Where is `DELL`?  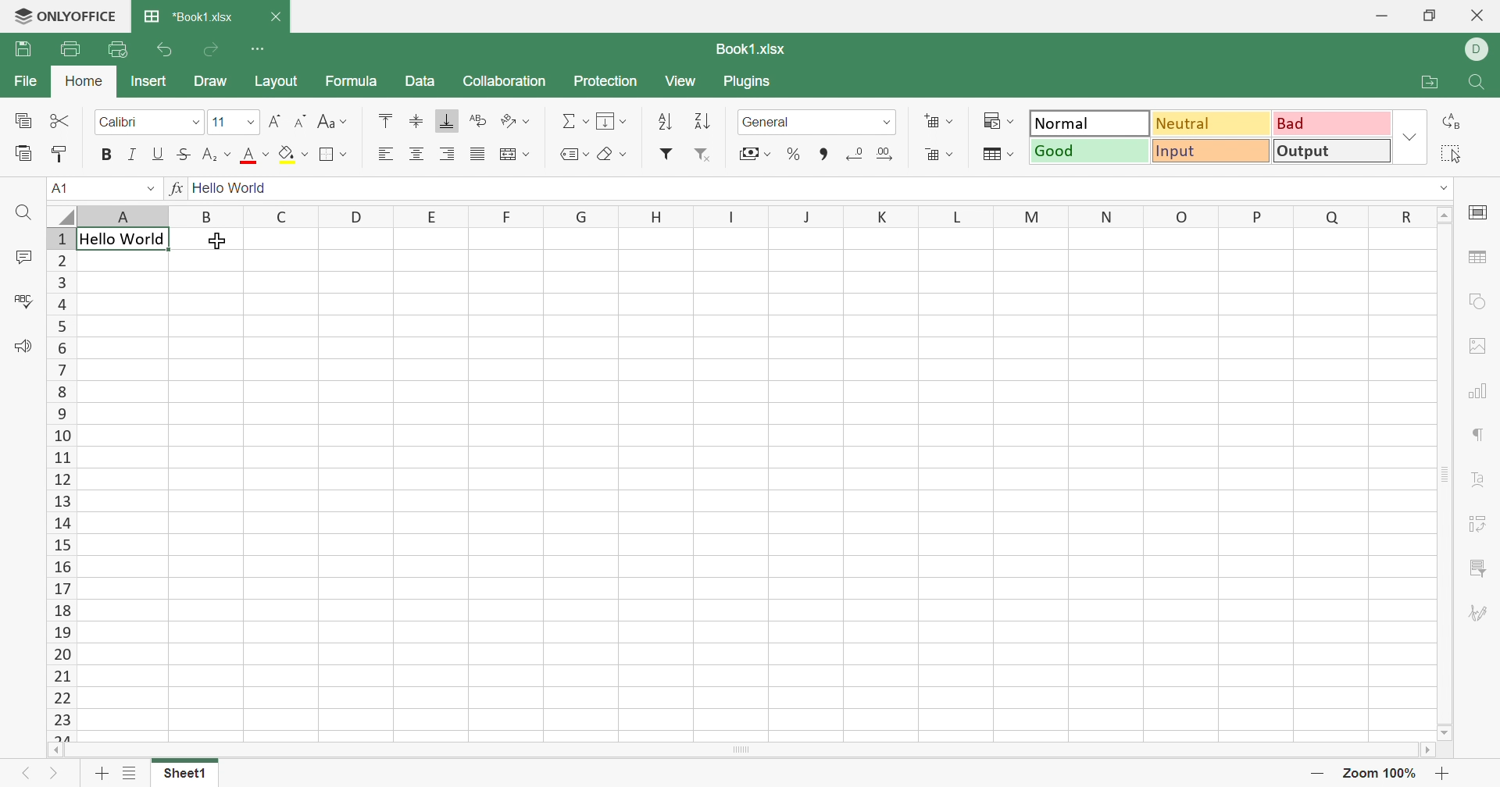 DELL is located at coordinates (1479, 50).